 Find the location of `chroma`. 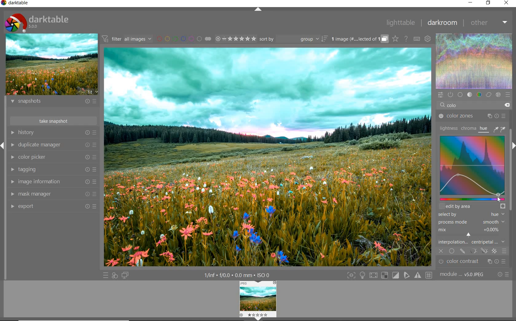

chroma is located at coordinates (468, 128).